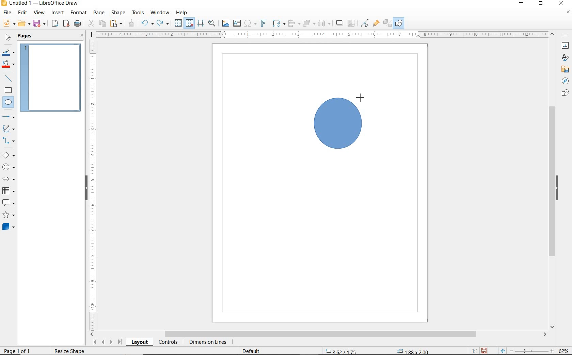 The width and height of the screenshot is (572, 355). Describe the element at coordinates (552, 181) in the screenshot. I see `SCROLLBAR` at that location.